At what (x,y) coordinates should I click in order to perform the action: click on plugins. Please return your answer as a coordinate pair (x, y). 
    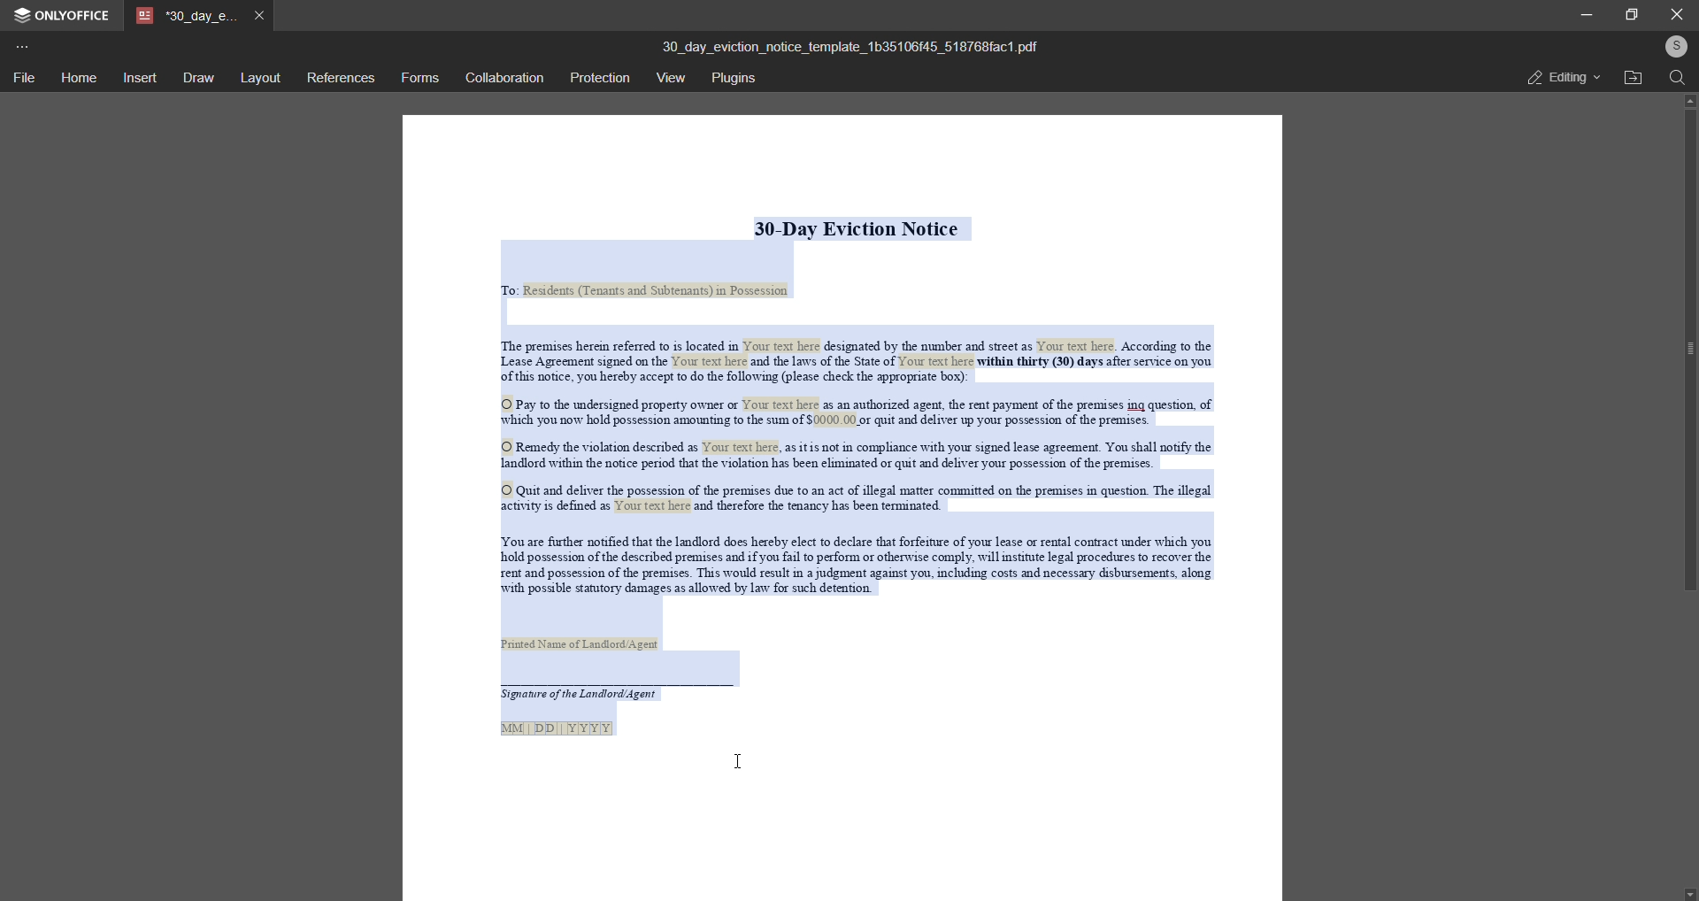
    Looking at the image, I should click on (740, 80).